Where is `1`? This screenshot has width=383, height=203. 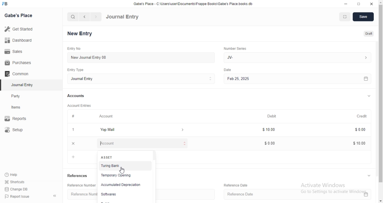
1 is located at coordinates (73, 130).